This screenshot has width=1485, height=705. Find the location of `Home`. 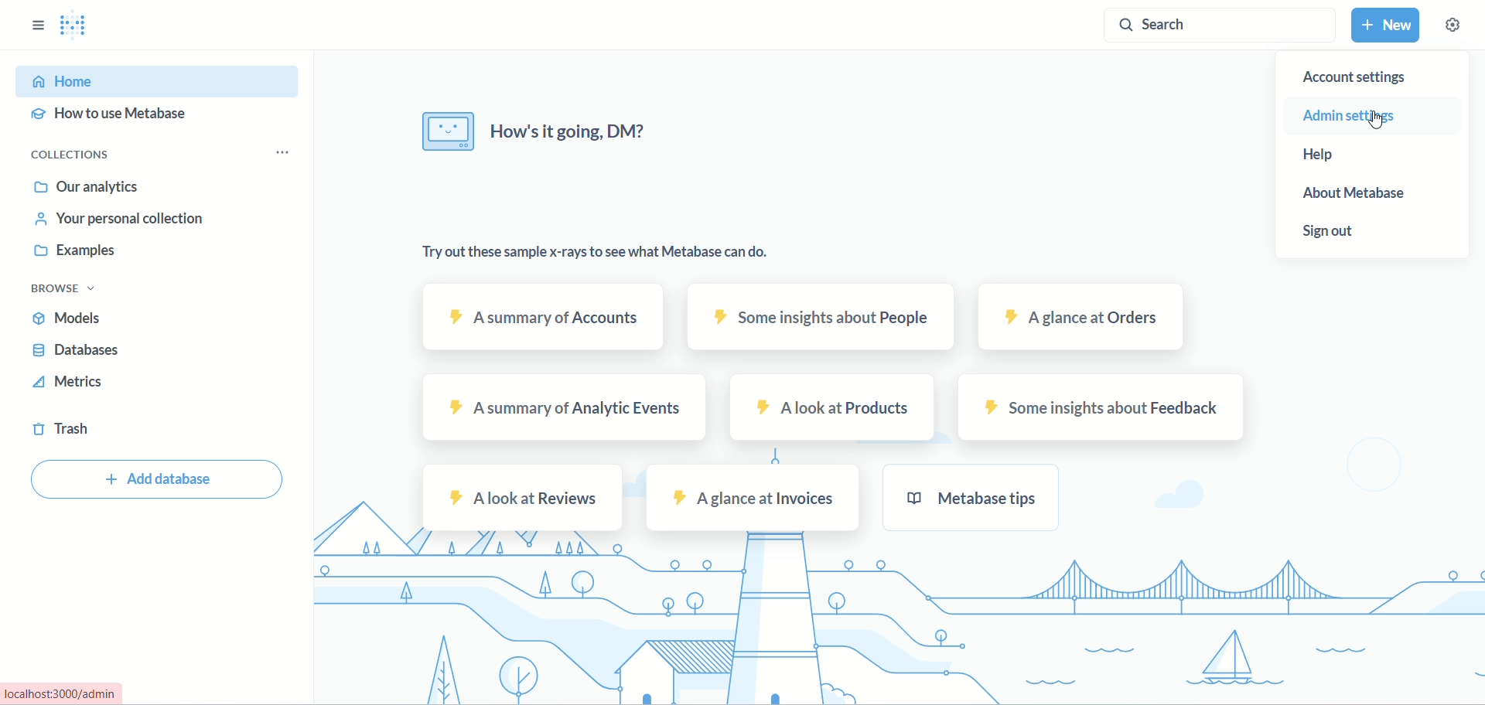

Home is located at coordinates (159, 80).